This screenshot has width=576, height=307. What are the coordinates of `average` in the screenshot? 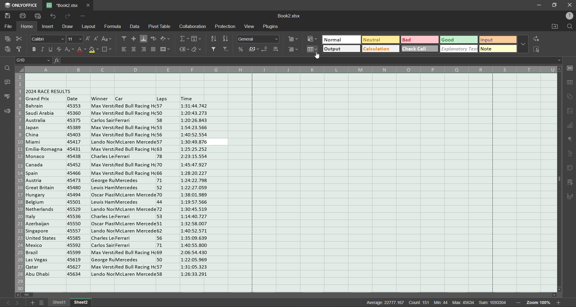 It's located at (385, 302).